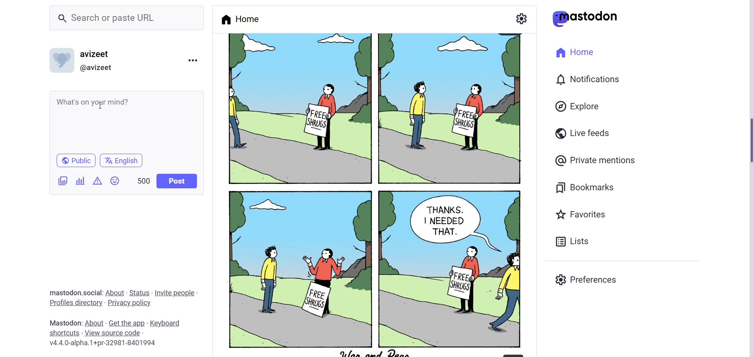  What do you see at coordinates (595, 161) in the screenshot?
I see `private Mentions` at bounding box center [595, 161].